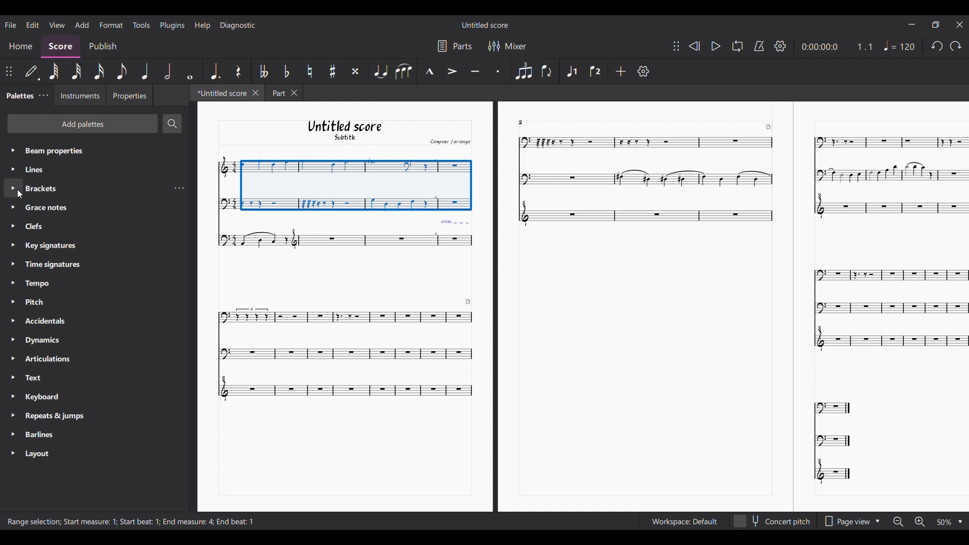  I want to click on Add, so click(82, 25).